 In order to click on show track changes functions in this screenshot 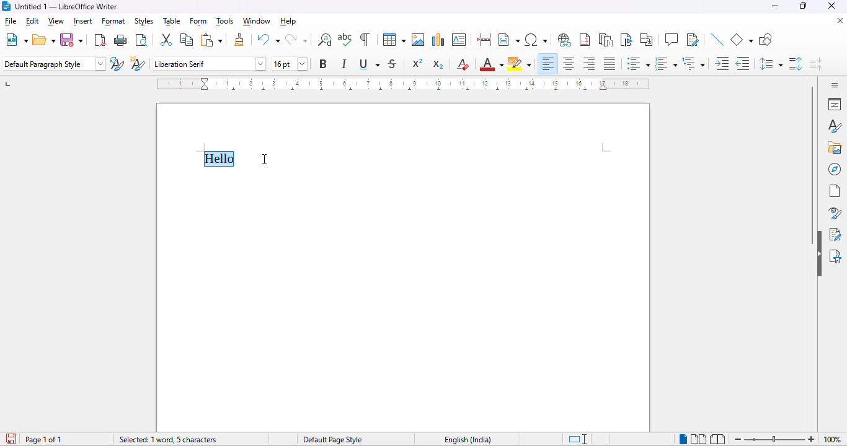, I will do `click(693, 40)`.